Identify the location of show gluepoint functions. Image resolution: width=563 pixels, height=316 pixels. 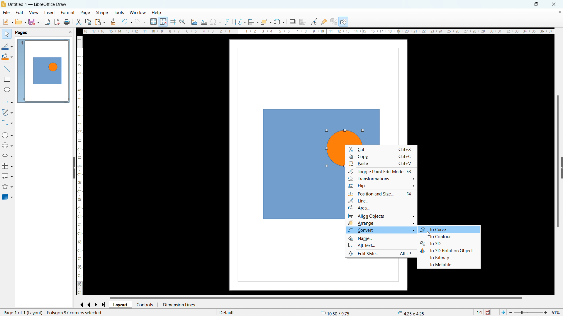
(324, 22).